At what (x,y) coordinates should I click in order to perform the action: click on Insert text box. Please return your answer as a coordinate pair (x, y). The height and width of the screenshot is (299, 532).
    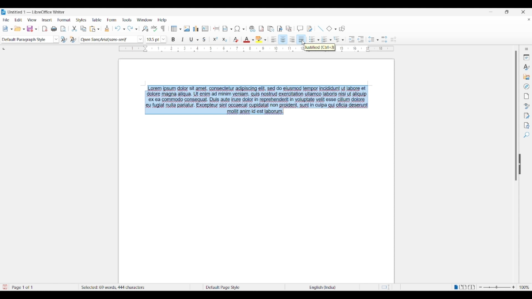
    Looking at the image, I should click on (205, 29).